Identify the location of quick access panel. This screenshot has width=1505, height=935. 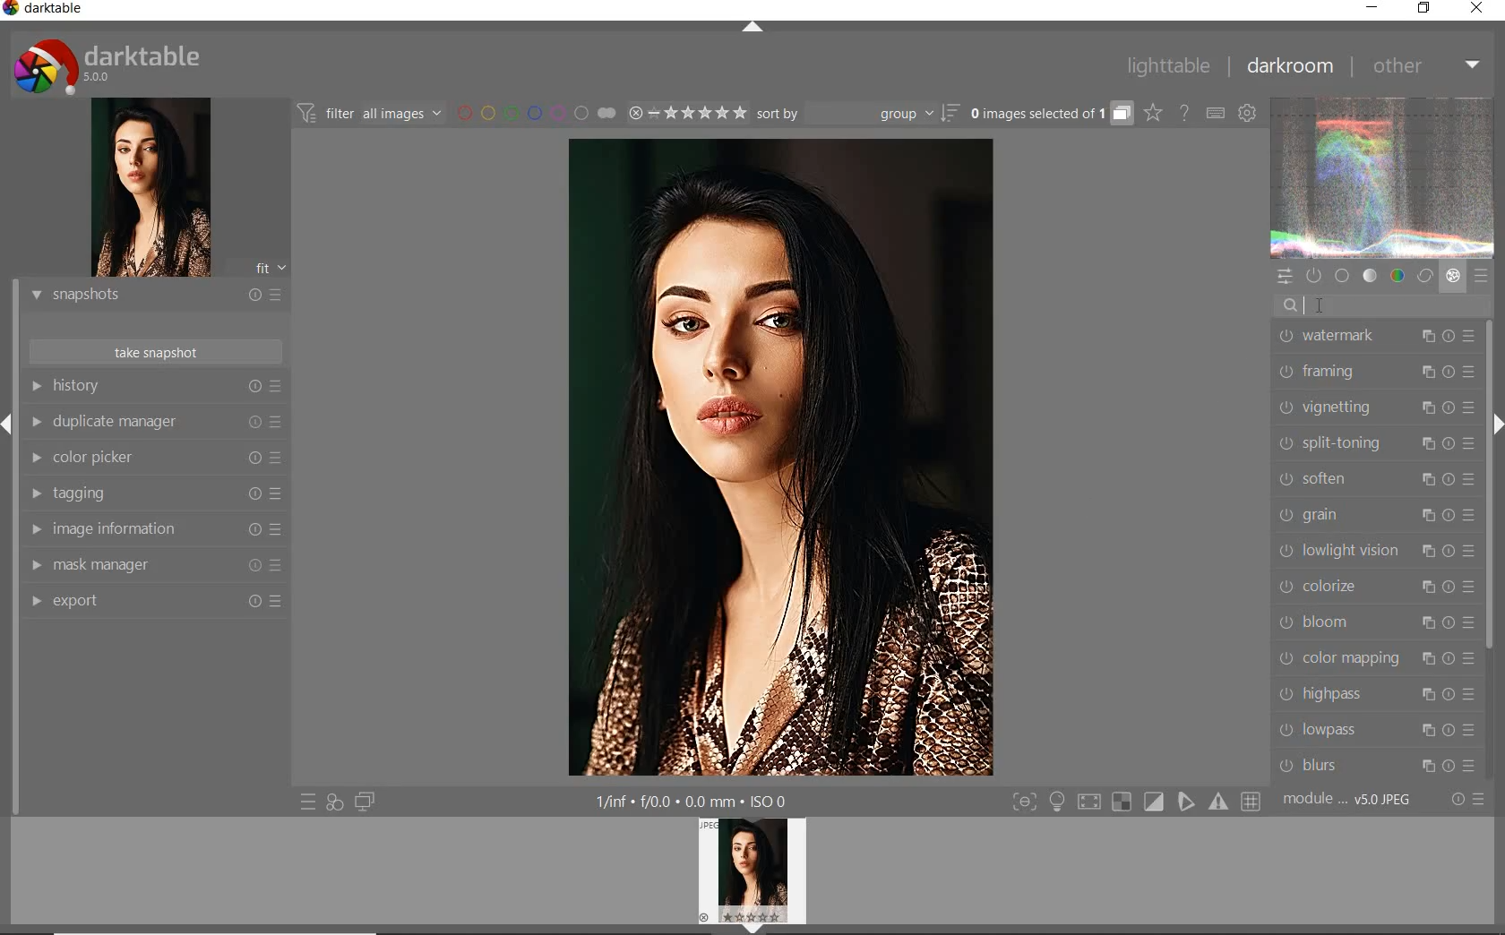
(1283, 277).